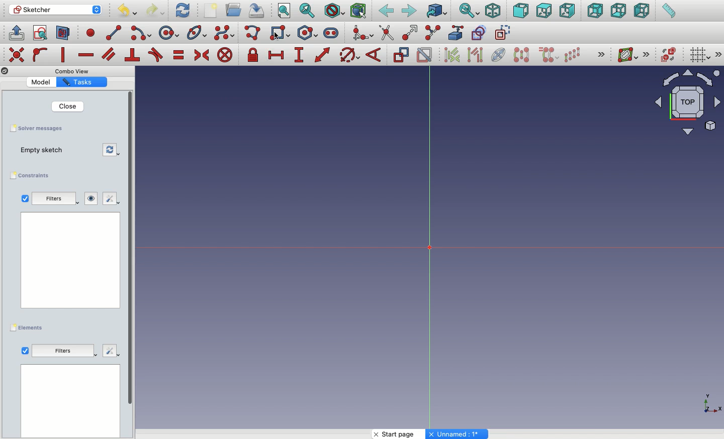 The width and height of the screenshot is (724, 439). What do you see at coordinates (224, 55) in the screenshot?
I see `constrain block` at bounding box center [224, 55].